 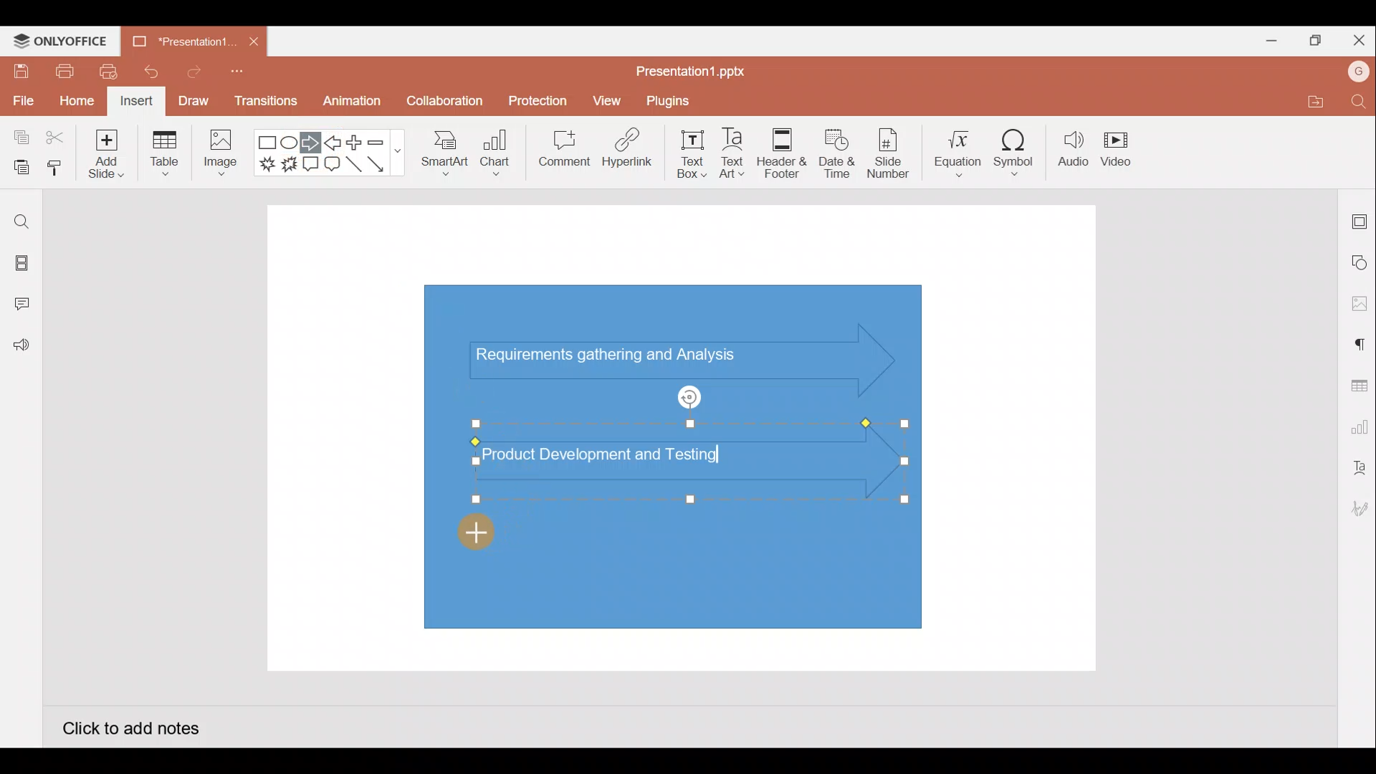 What do you see at coordinates (738, 150) in the screenshot?
I see `Text Art` at bounding box center [738, 150].